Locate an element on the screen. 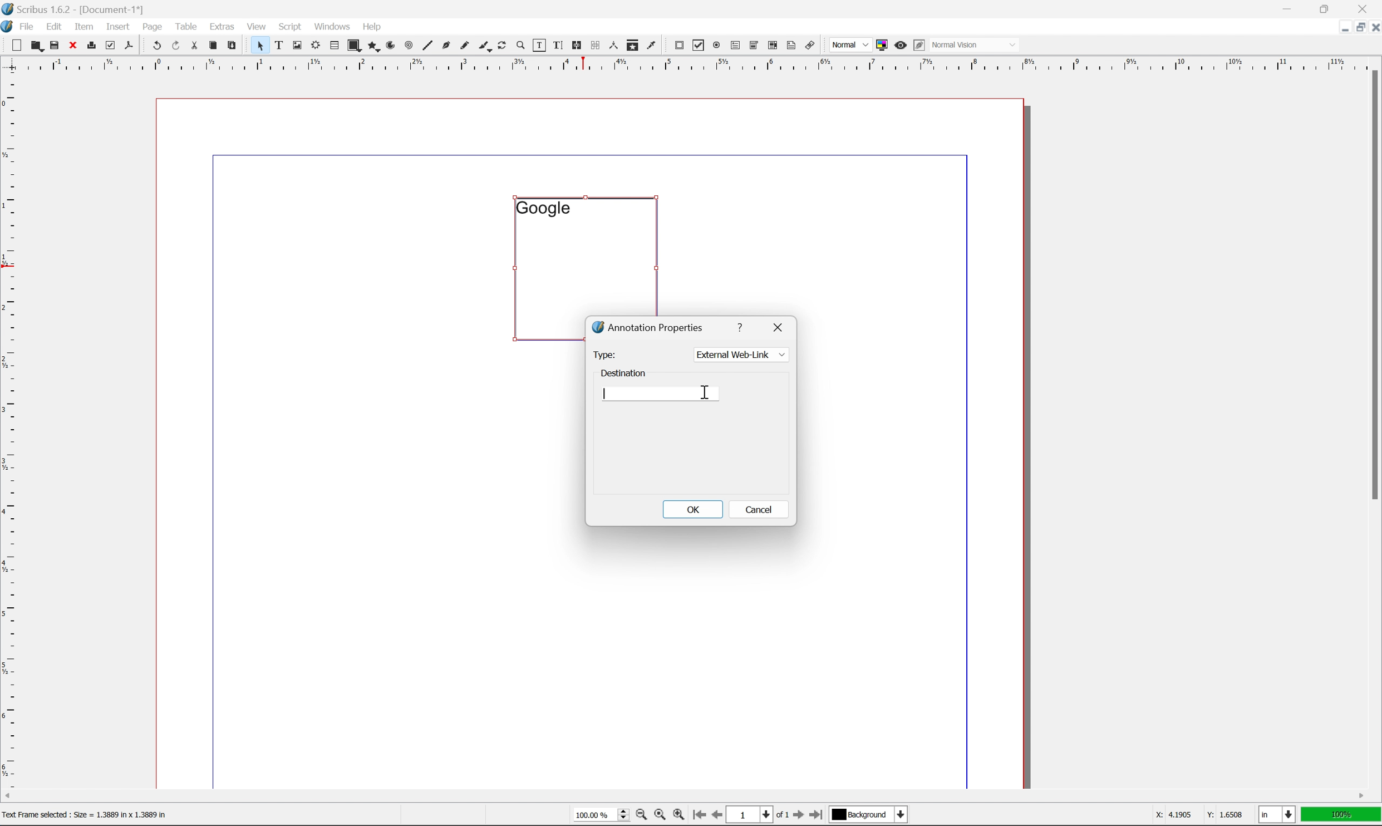  pdf list box is located at coordinates (772, 47).